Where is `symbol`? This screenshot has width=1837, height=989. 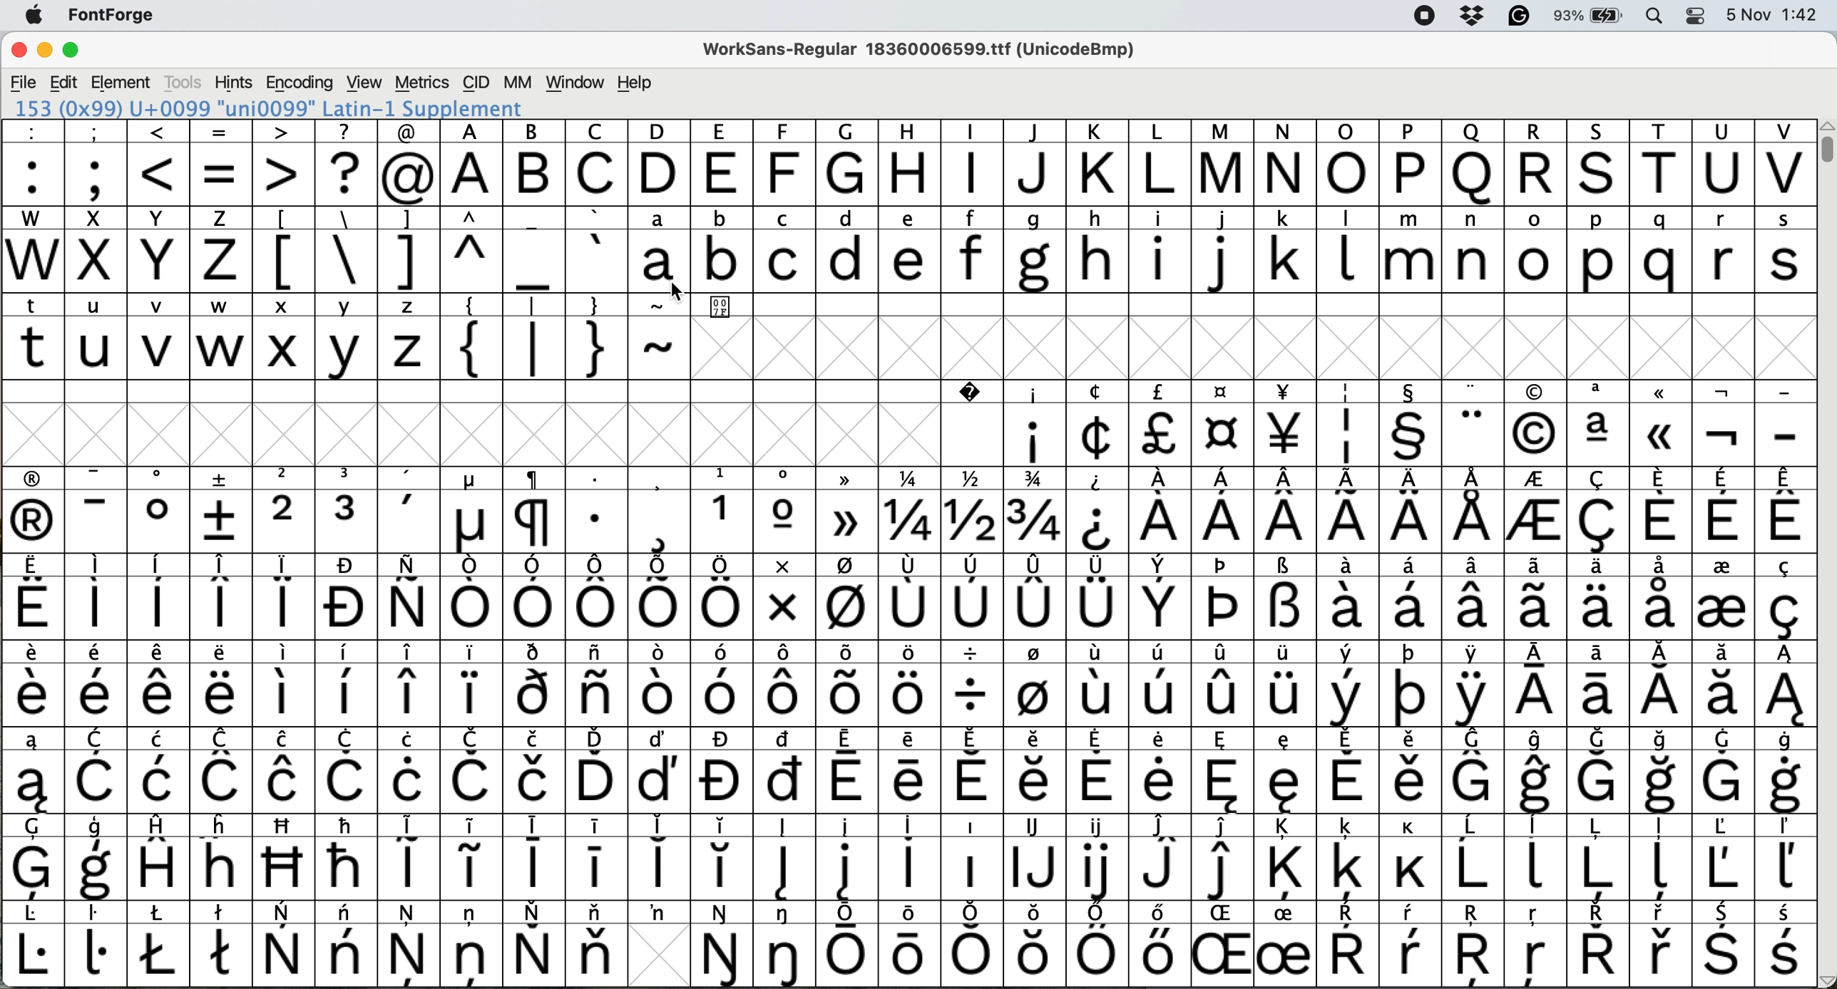 symbol is located at coordinates (848, 944).